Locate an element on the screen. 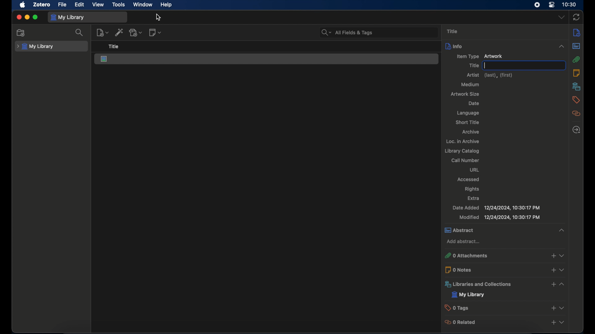 This screenshot has height=334, width=595. my library is located at coordinates (35, 47).